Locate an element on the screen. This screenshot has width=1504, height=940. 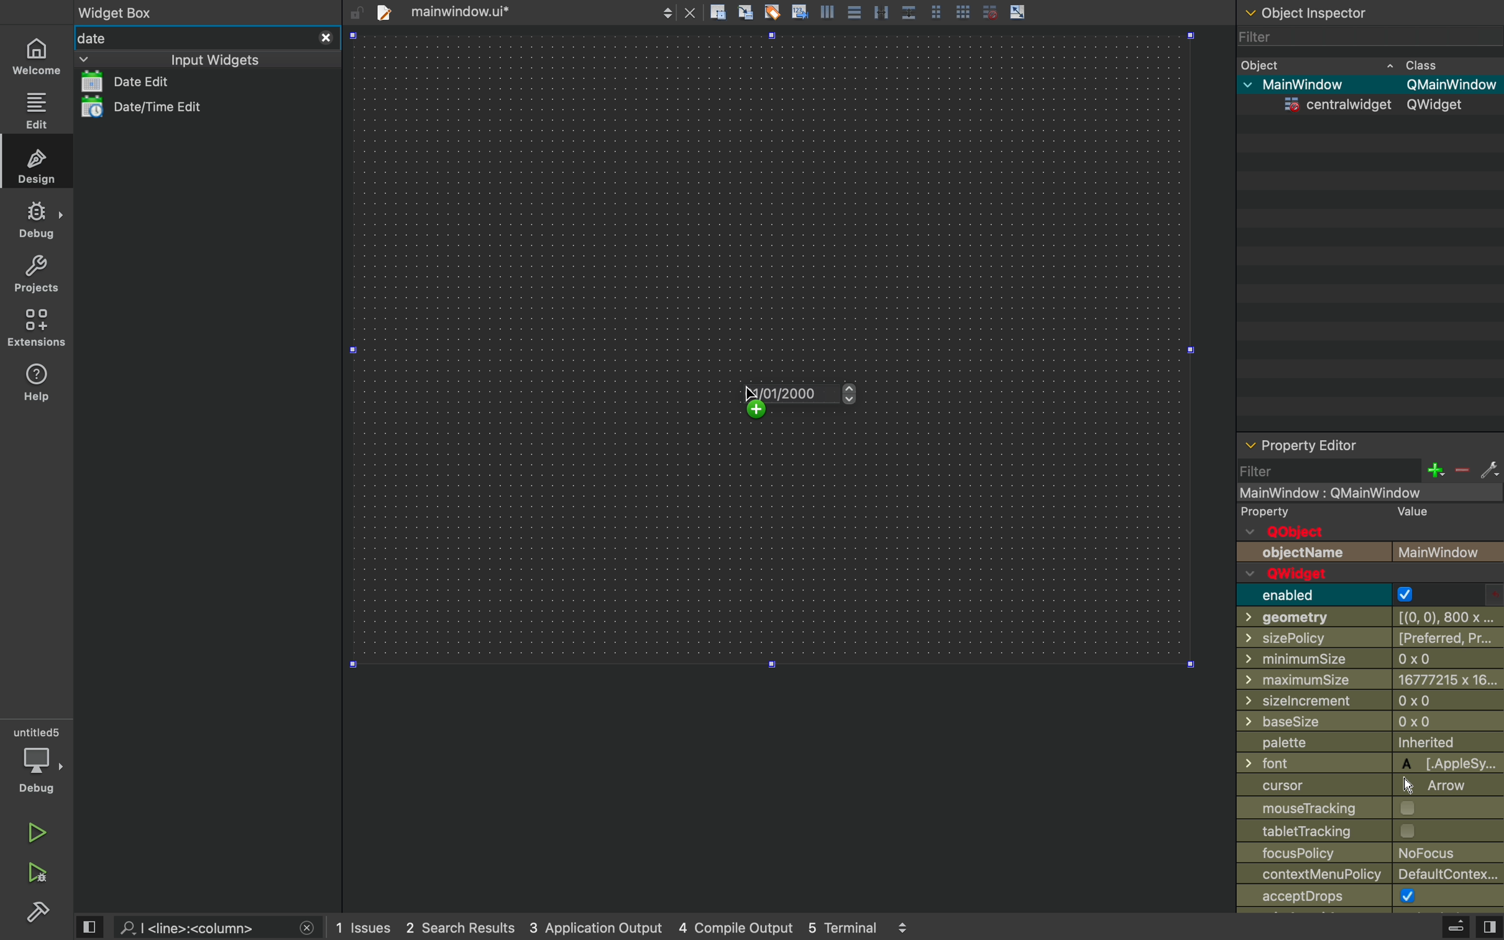
date list is located at coordinates (154, 81).